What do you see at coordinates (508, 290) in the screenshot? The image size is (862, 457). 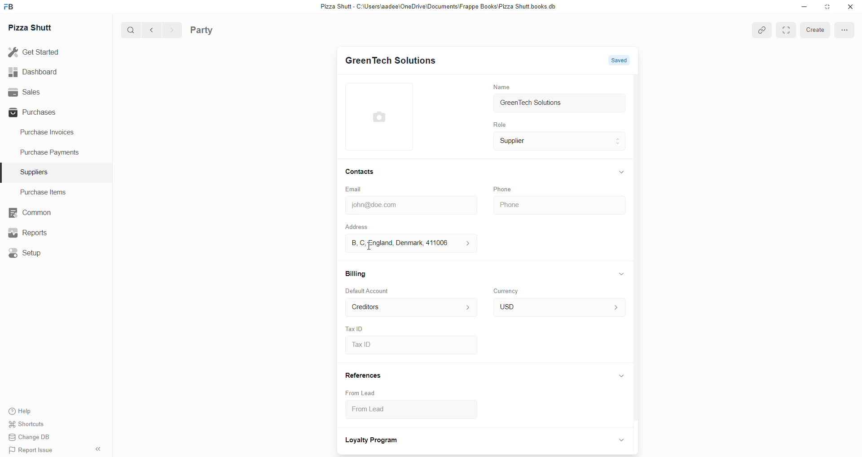 I see `Currency` at bounding box center [508, 290].